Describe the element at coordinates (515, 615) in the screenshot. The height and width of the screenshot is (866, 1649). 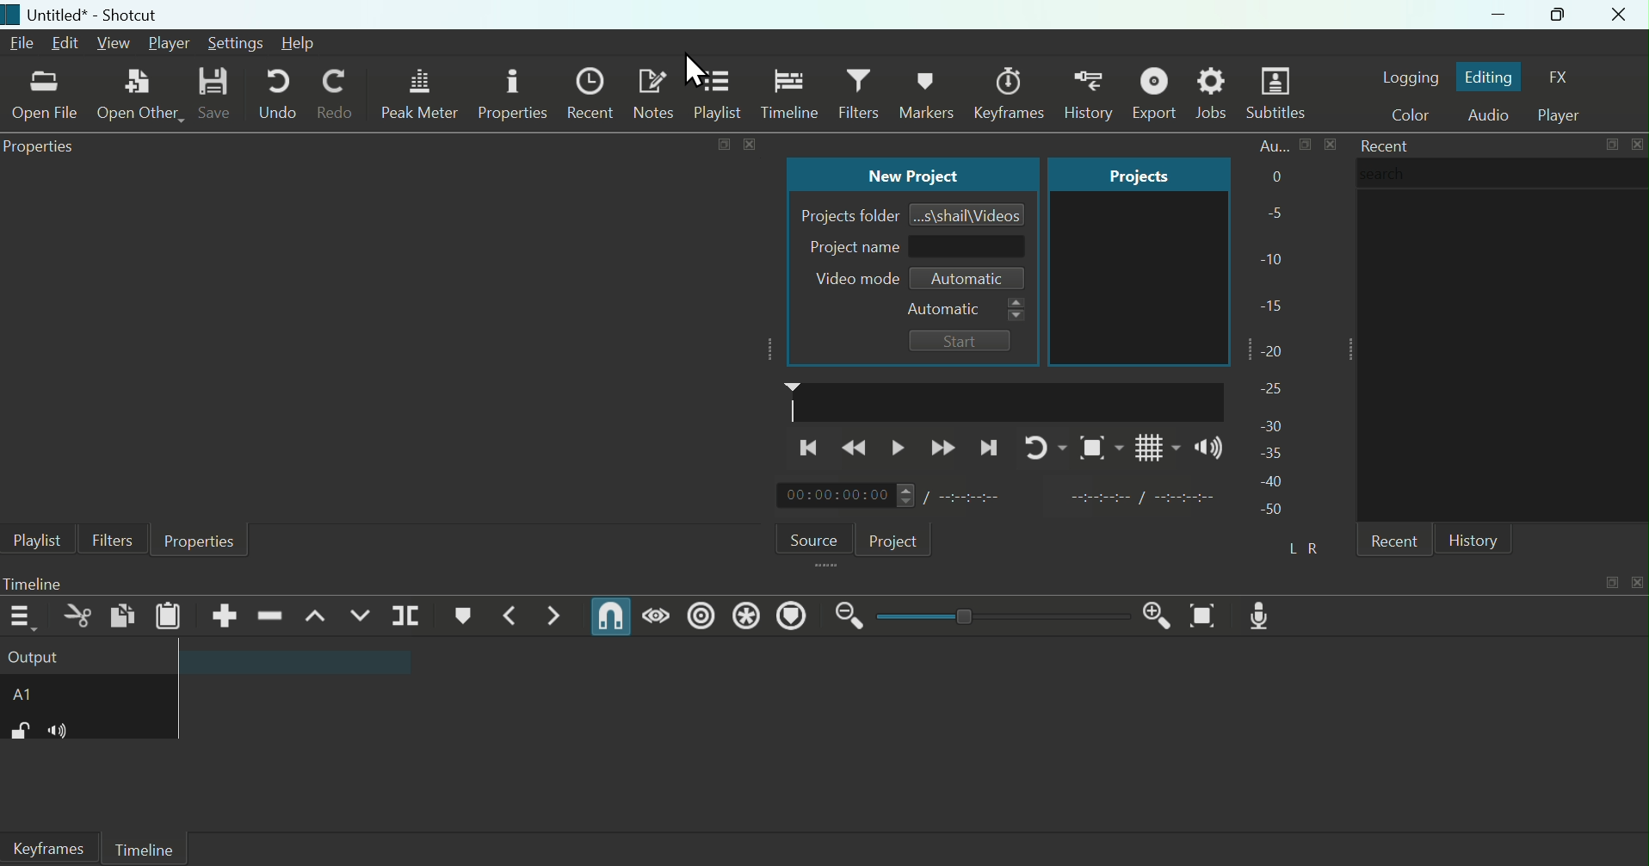
I see `Previous Marker` at that location.